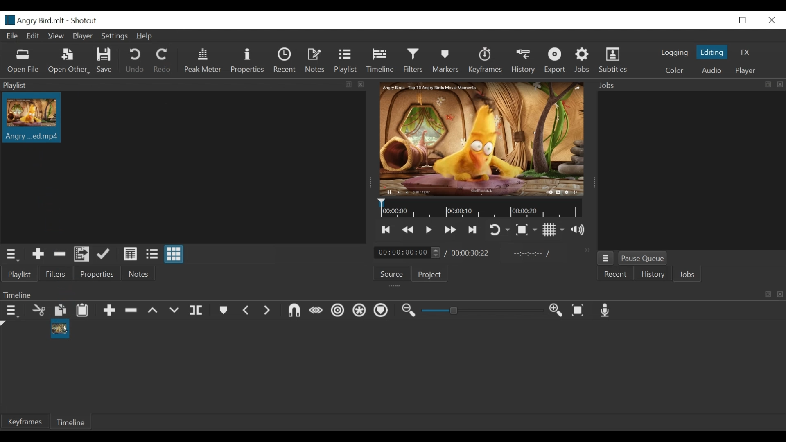 The width and height of the screenshot is (786, 442). I want to click on Jobs menu, so click(605, 258).